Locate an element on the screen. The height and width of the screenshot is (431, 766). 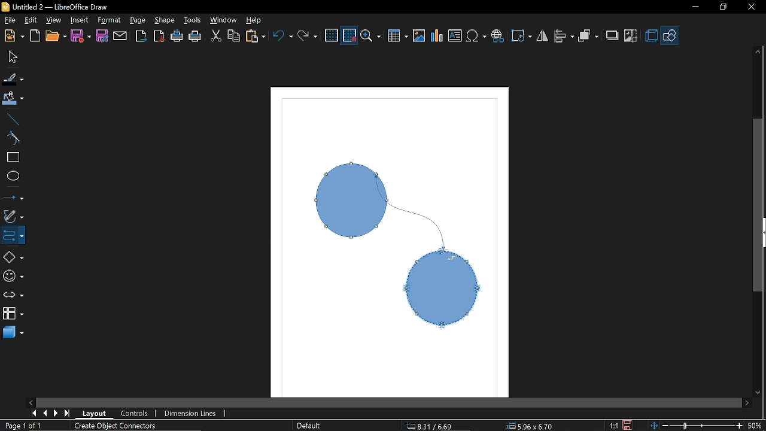
Tools is located at coordinates (193, 21).